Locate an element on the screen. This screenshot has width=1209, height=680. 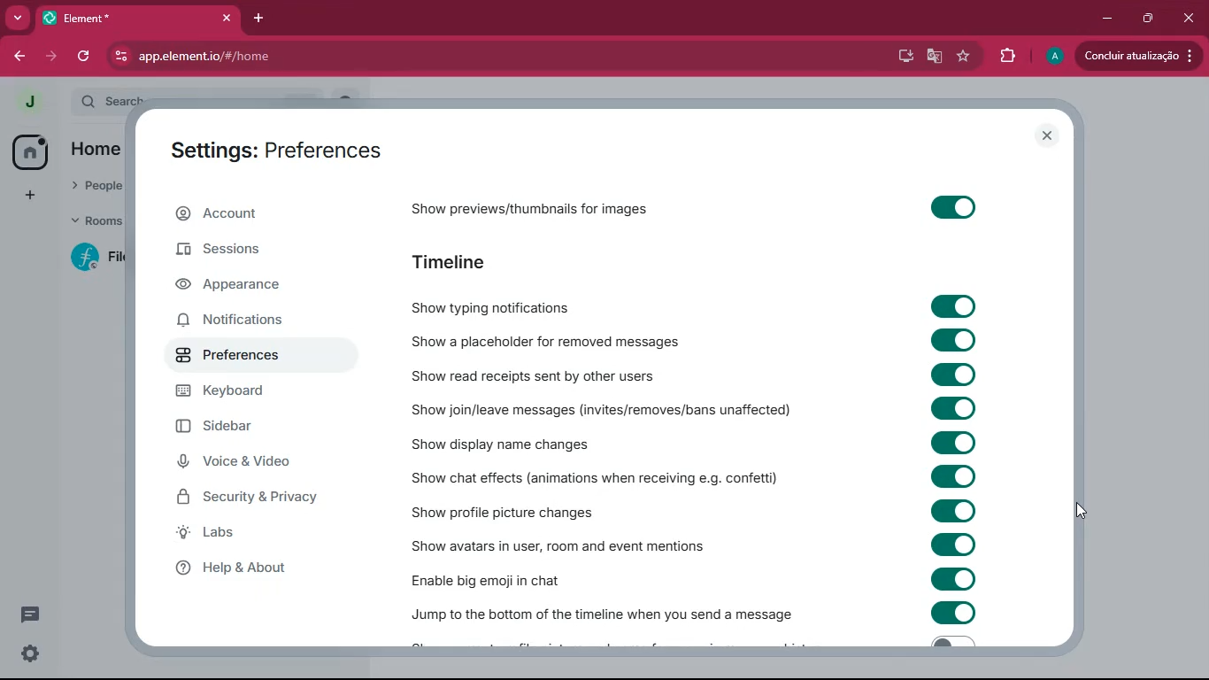
close is located at coordinates (1189, 17).